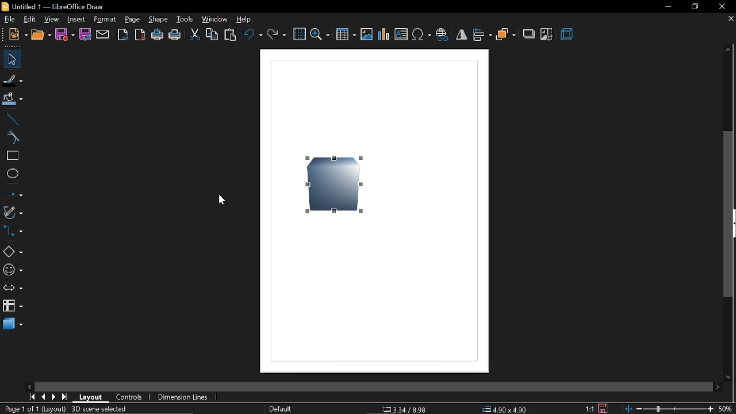  What do you see at coordinates (9, 20) in the screenshot?
I see `file` at bounding box center [9, 20].